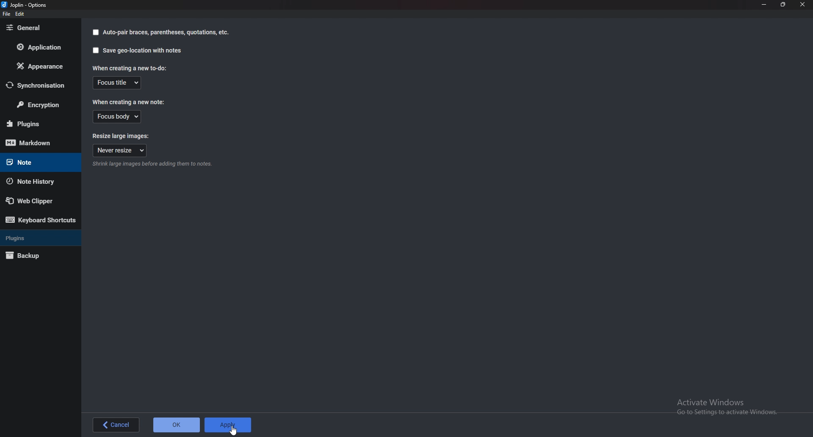 The width and height of the screenshot is (813, 437). Describe the element at coordinates (115, 425) in the screenshot. I see `back` at that location.